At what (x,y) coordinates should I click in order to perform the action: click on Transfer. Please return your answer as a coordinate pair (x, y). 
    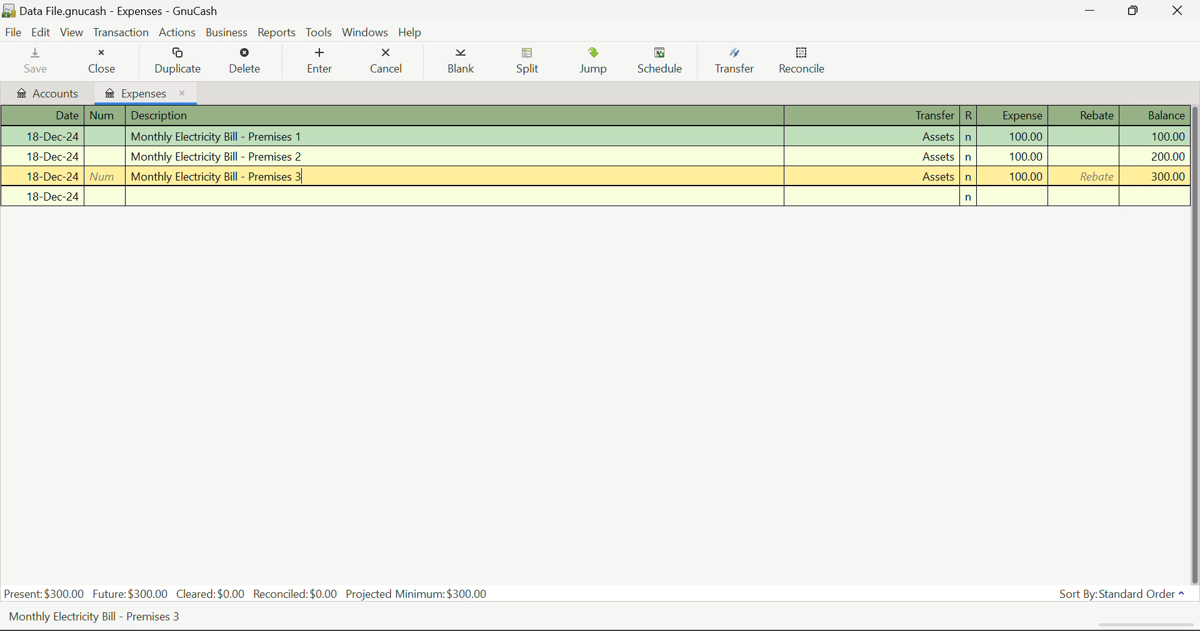
    Looking at the image, I should click on (737, 63).